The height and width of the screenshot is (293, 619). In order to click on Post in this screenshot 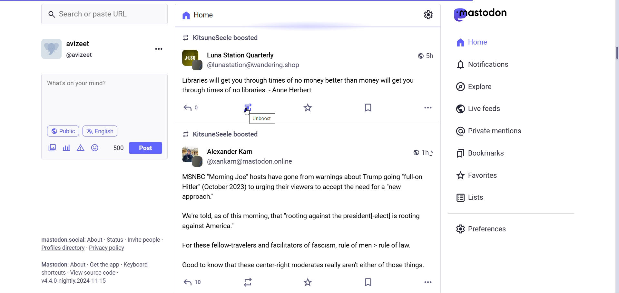, I will do `click(311, 74)`.